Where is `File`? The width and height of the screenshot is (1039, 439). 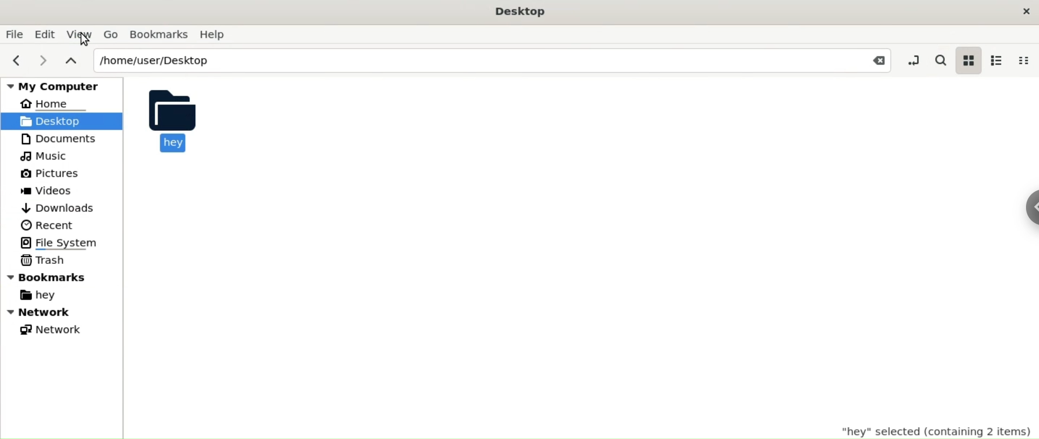
File is located at coordinates (14, 35).